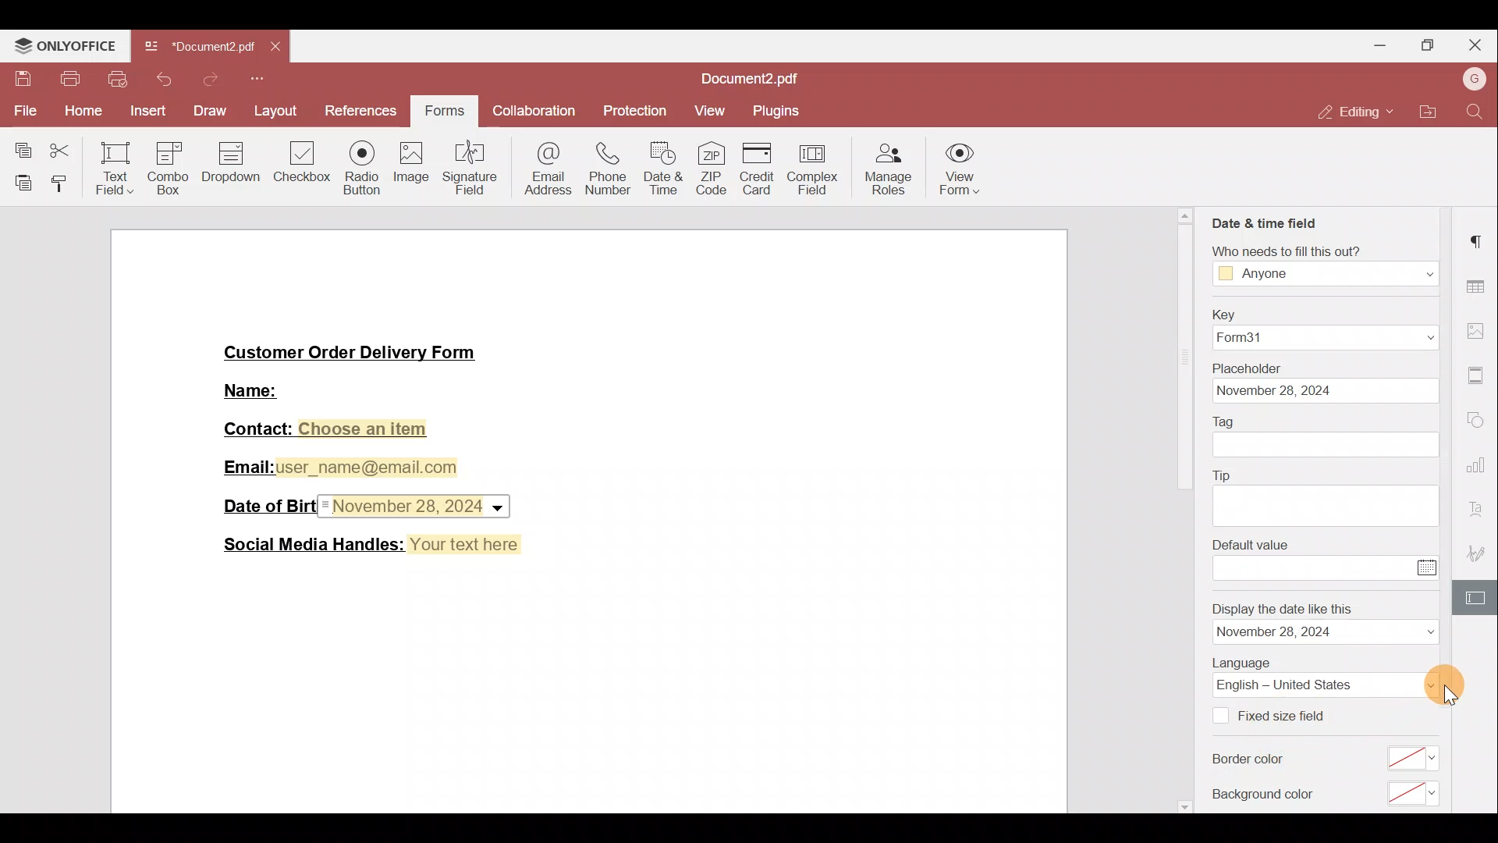  I want to click on Dropdown, so click(233, 165).